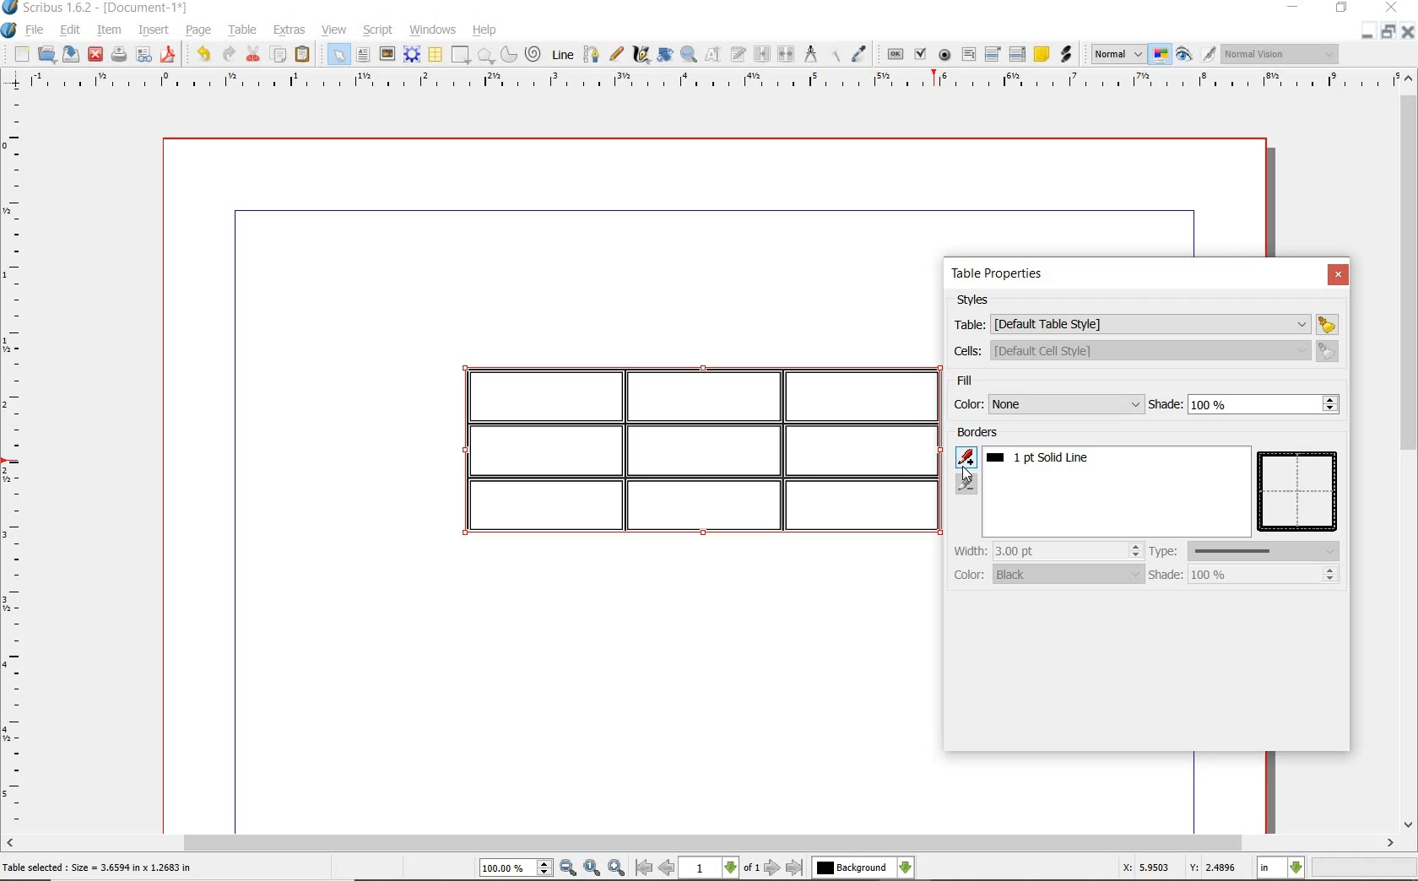 This screenshot has height=881, width=1418. I want to click on undo, so click(203, 55).